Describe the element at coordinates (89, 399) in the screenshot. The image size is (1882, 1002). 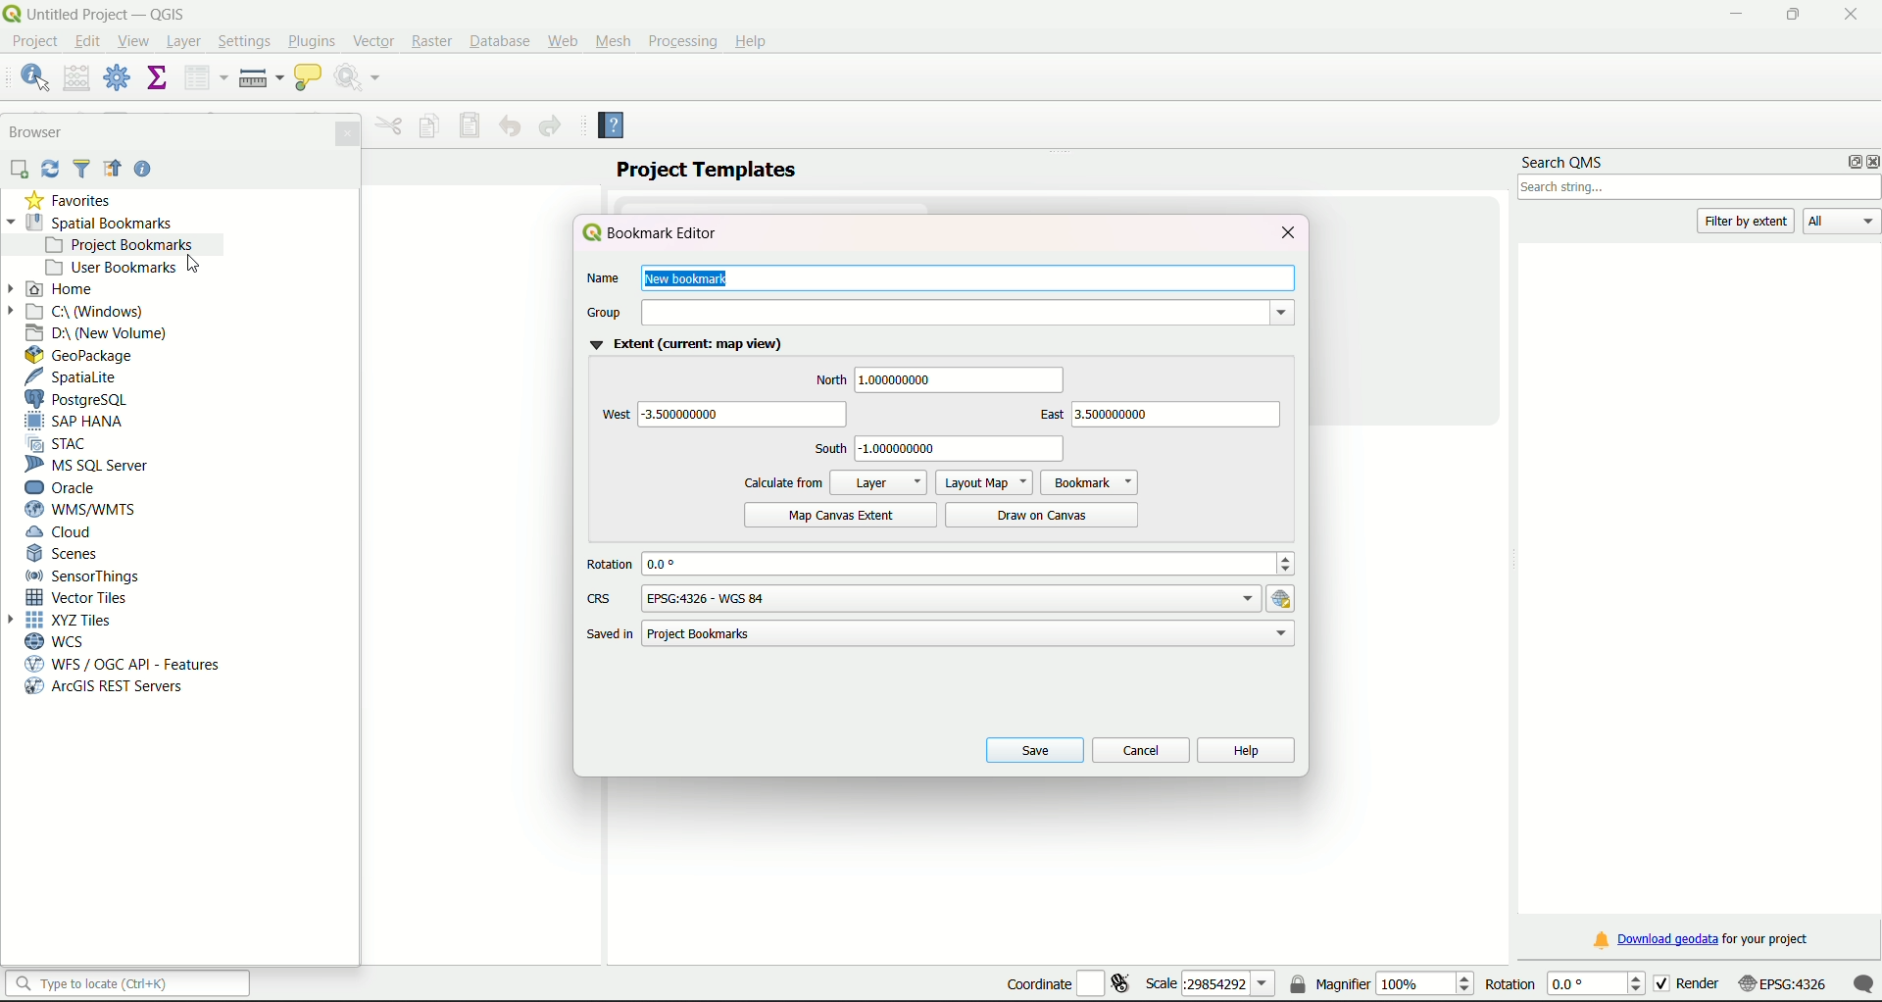
I see `PostgreSQL` at that location.